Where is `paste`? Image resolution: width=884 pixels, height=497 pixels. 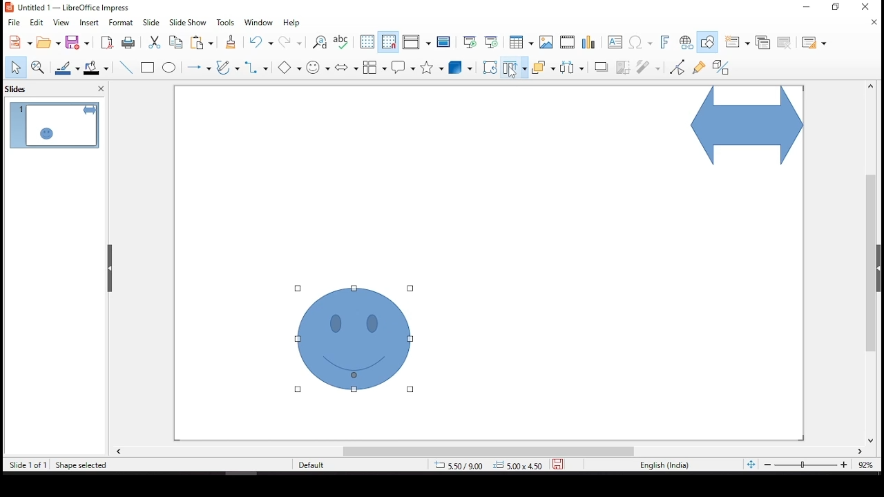
paste is located at coordinates (204, 42).